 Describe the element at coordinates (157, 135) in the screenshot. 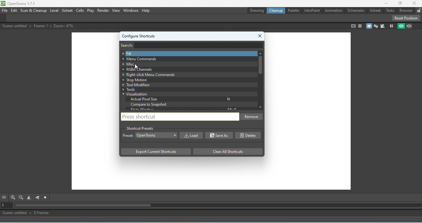

I see `Drop down menu` at that location.